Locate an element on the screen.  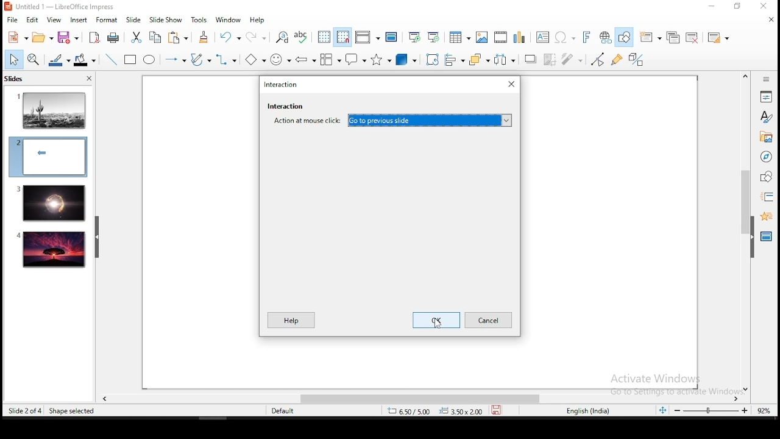
start from first slide is located at coordinates (414, 37).